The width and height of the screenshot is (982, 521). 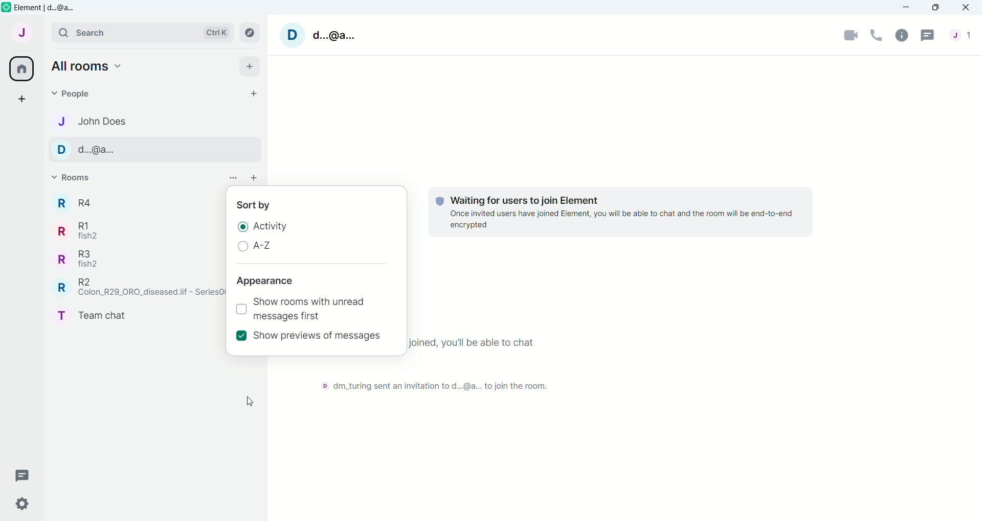 What do you see at coordinates (16, 504) in the screenshot?
I see `Quick settings` at bounding box center [16, 504].